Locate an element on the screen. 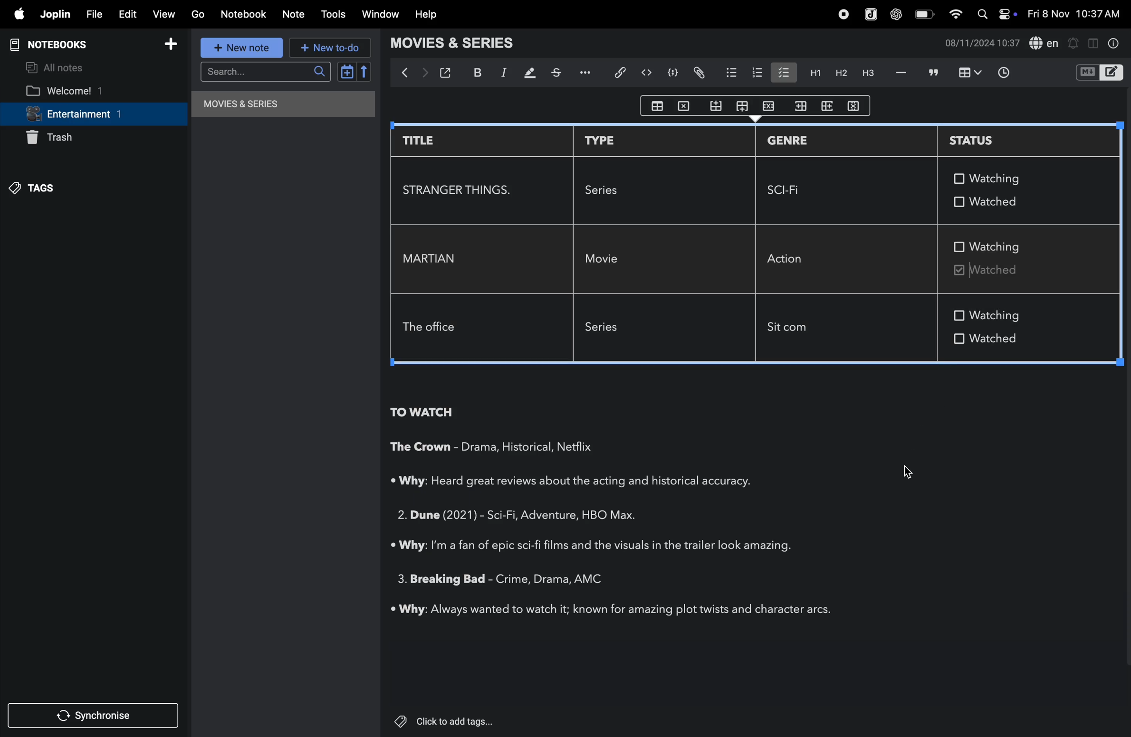 The height and width of the screenshot is (737, 1131). reason to waatch is located at coordinates (596, 545).